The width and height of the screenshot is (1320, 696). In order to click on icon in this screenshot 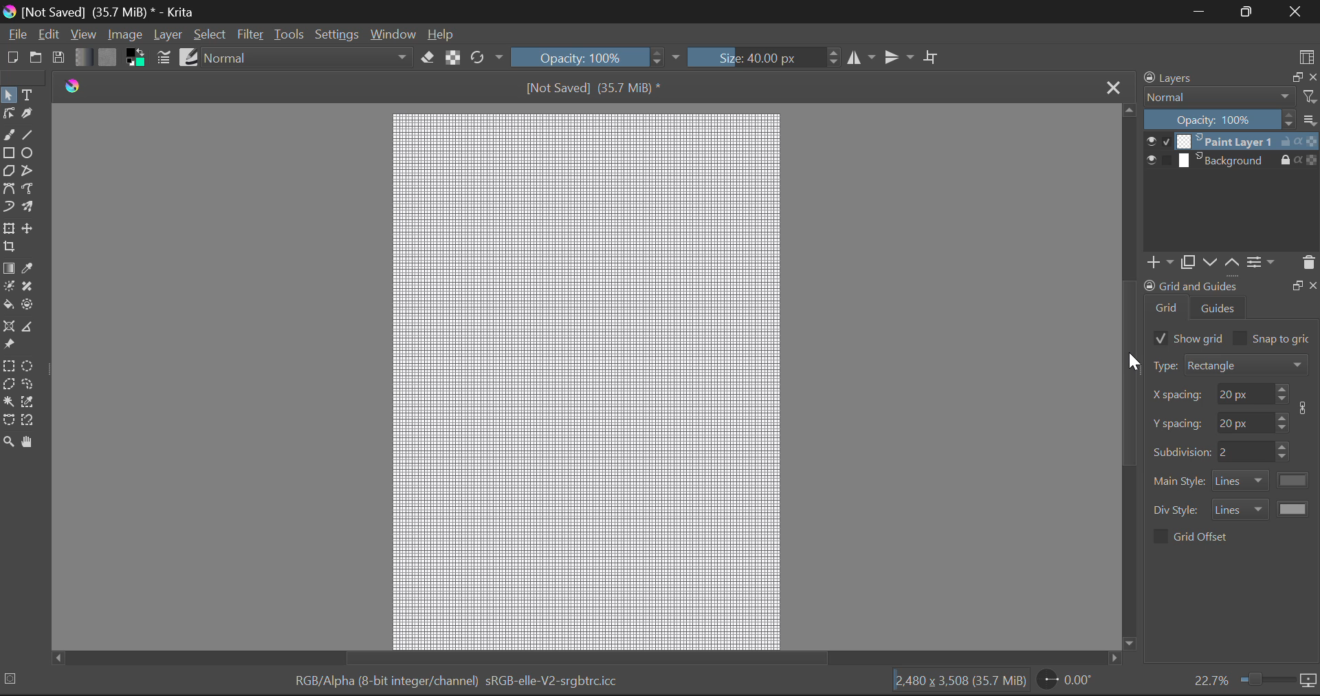, I will do `click(1306, 408)`.